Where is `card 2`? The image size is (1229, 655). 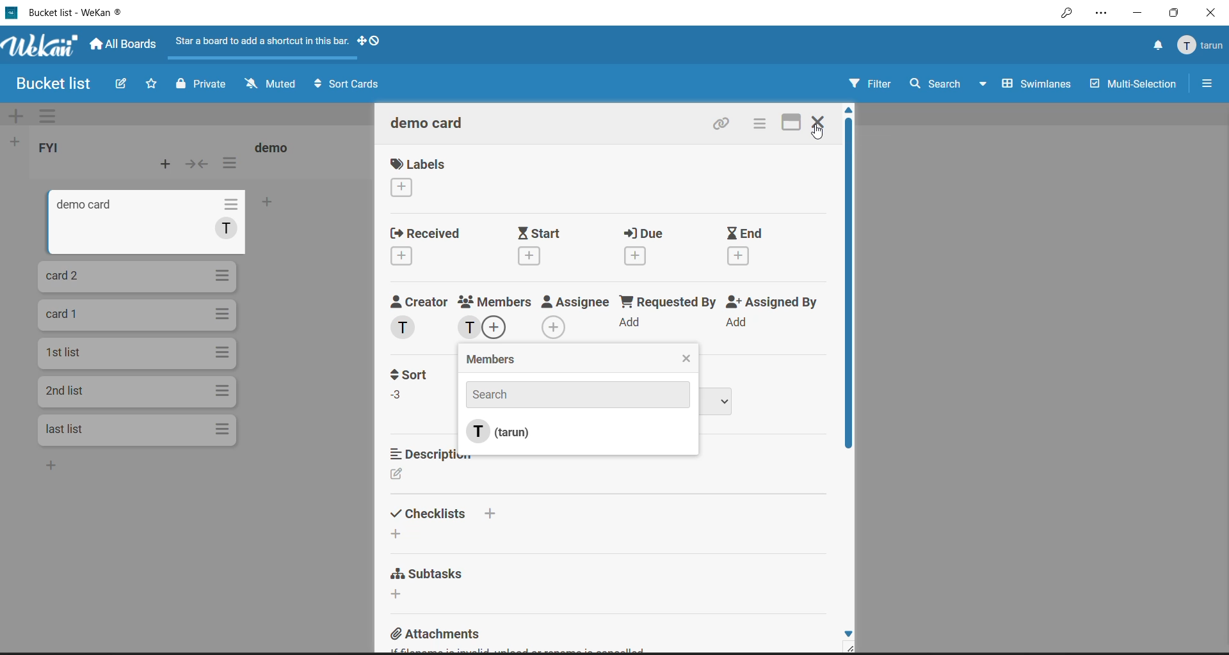 card 2 is located at coordinates (66, 277).